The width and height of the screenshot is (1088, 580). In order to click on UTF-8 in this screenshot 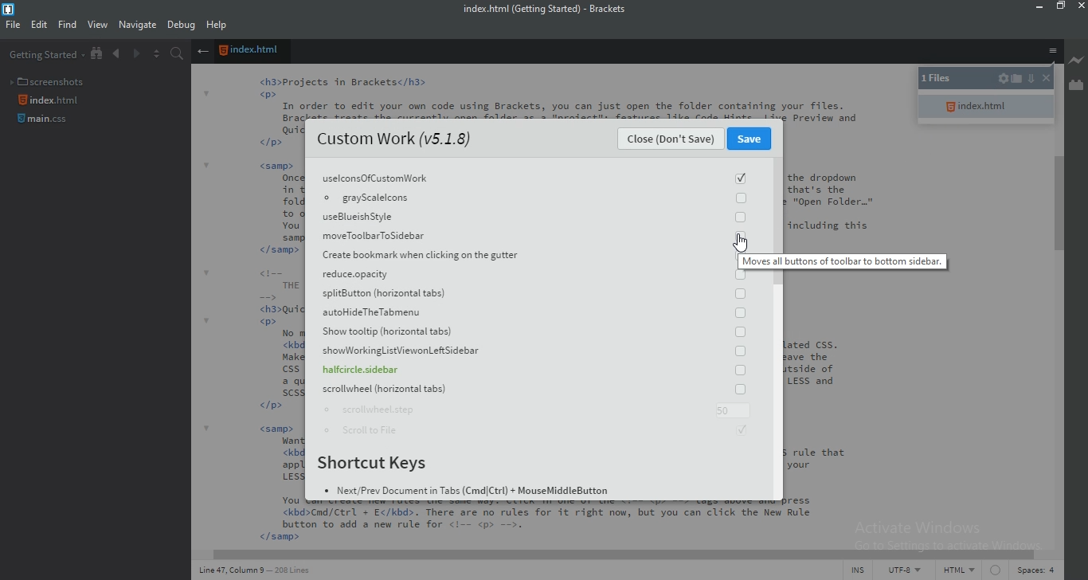, I will do `click(906, 570)`.